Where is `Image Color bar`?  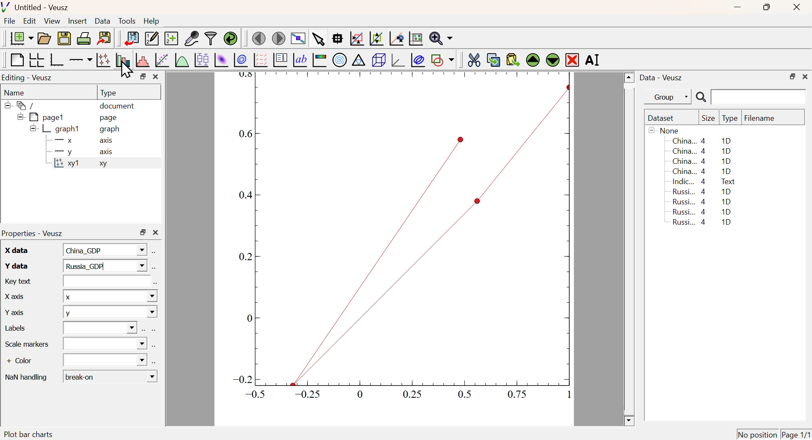
Image Color bar is located at coordinates (320, 60).